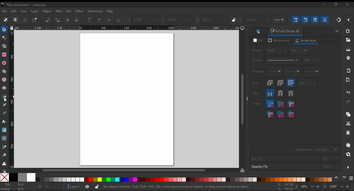 This screenshot has height=191, width=354. I want to click on redo, so click(349, 102).